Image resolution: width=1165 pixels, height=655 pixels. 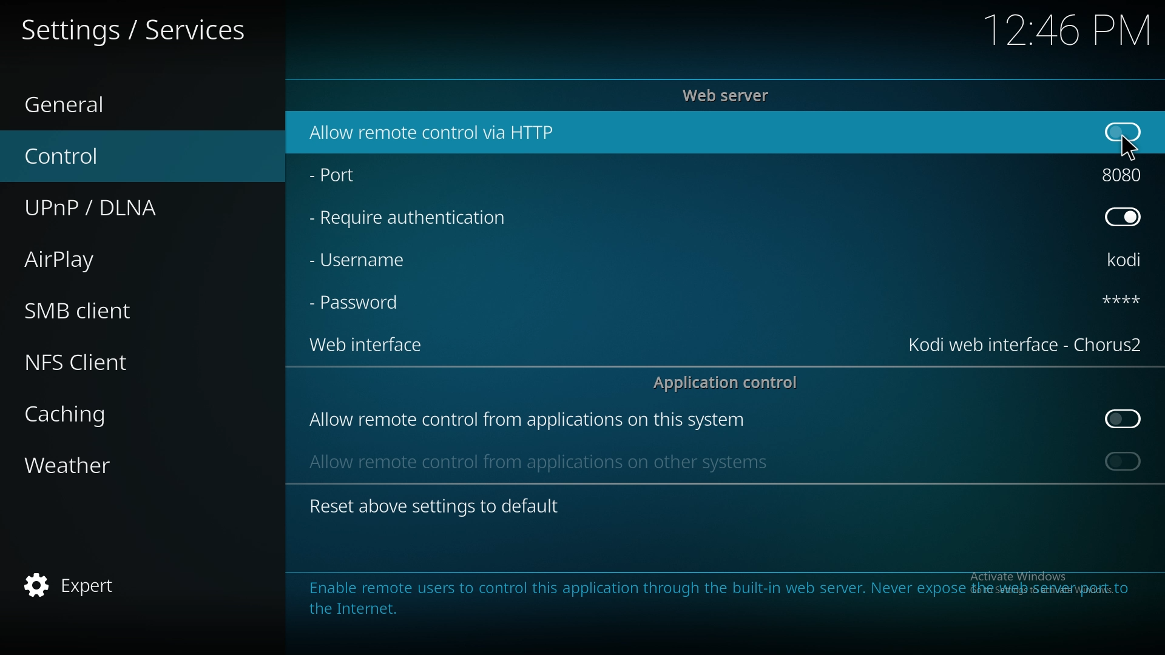 What do you see at coordinates (1130, 146) in the screenshot?
I see `cursor` at bounding box center [1130, 146].